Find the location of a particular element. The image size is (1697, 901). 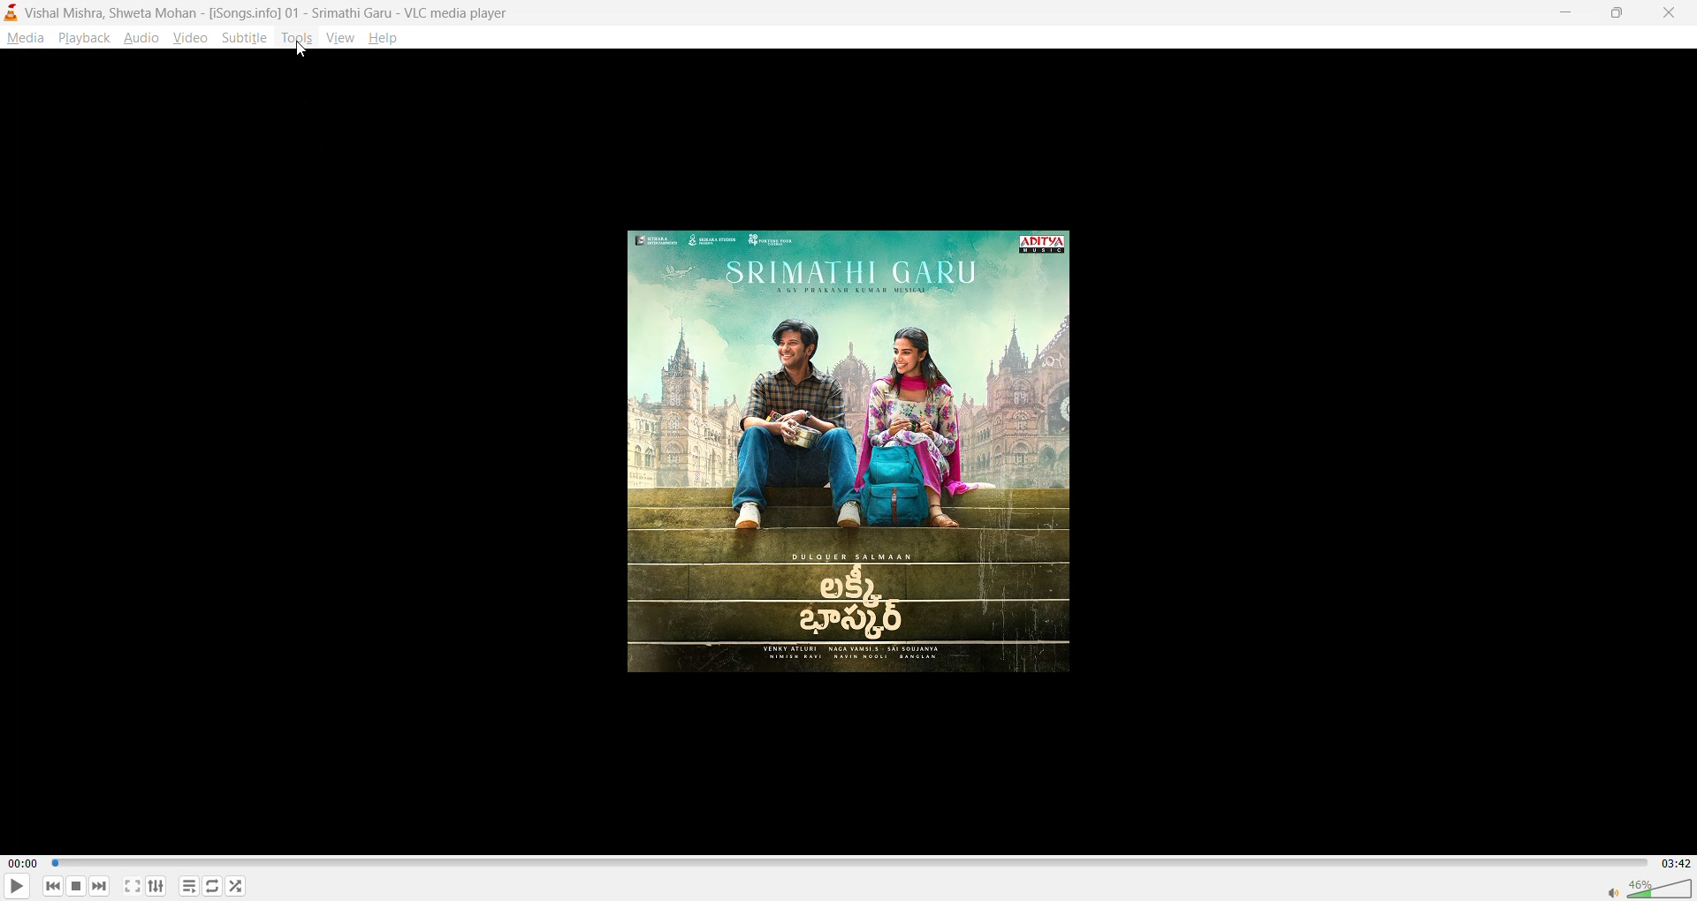

loop is located at coordinates (209, 885).